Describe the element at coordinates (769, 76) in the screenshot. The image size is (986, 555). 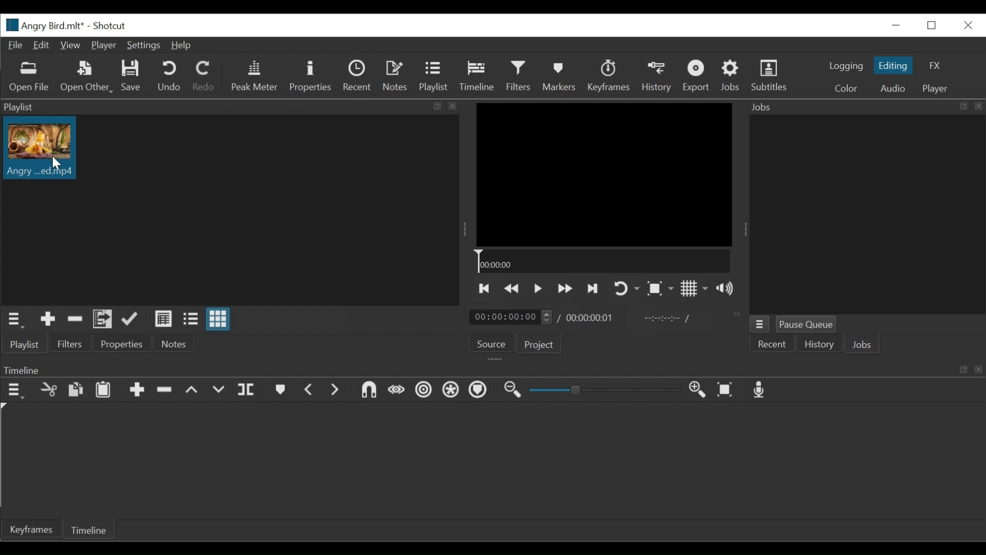
I see `Subtitles` at that location.